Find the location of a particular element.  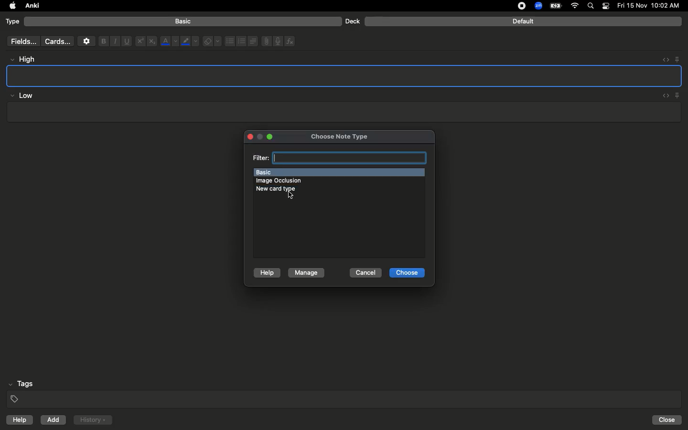

Choose is located at coordinates (407, 273).